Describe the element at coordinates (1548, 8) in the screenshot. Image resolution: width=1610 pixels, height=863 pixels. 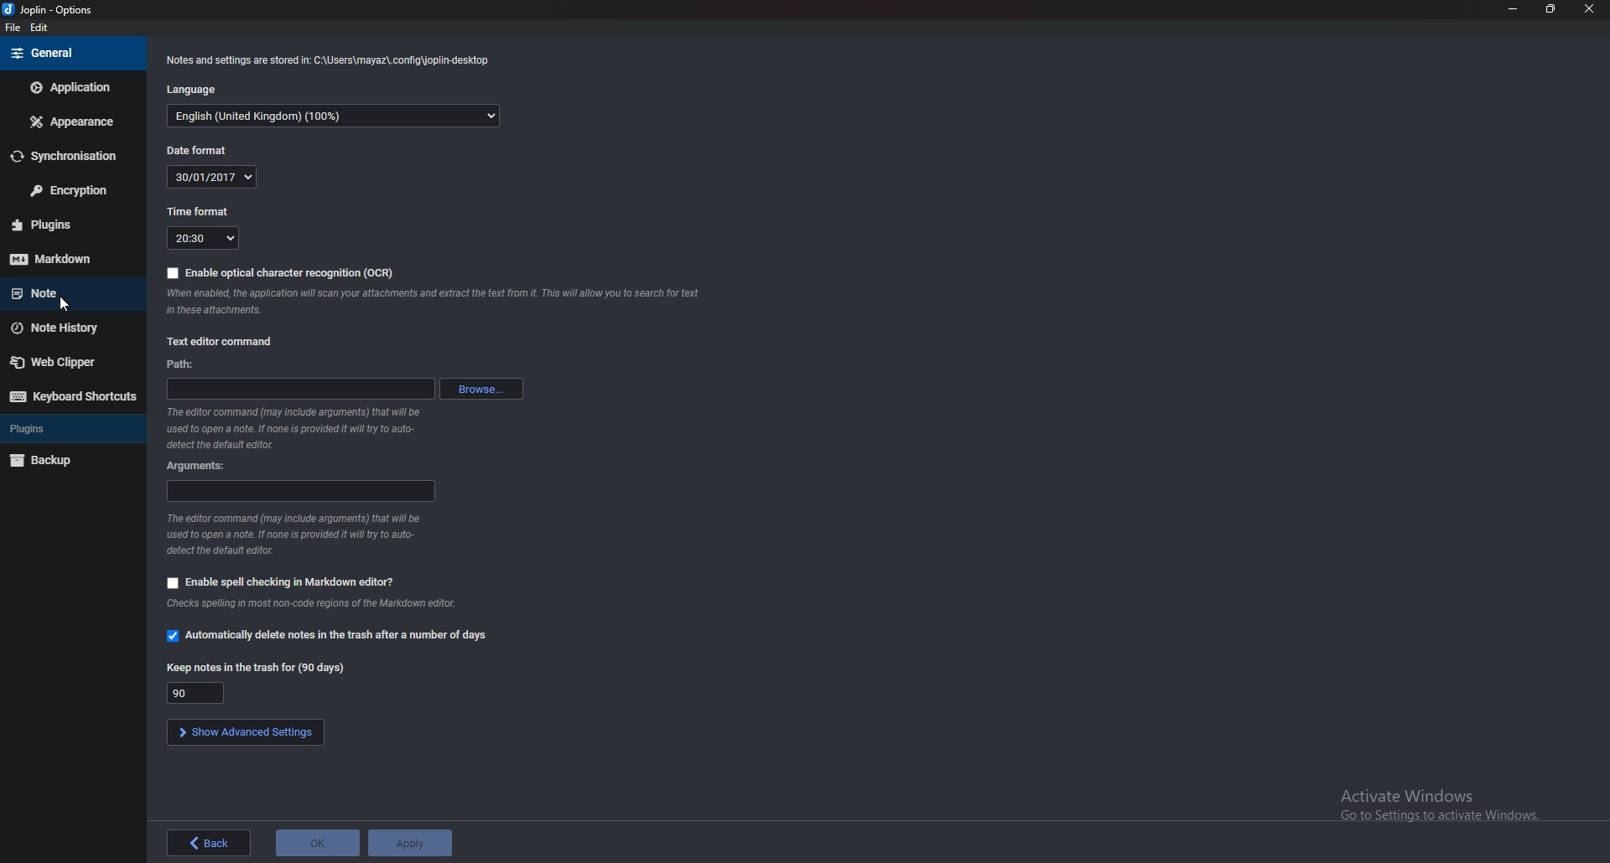
I see `Resize` at that location.